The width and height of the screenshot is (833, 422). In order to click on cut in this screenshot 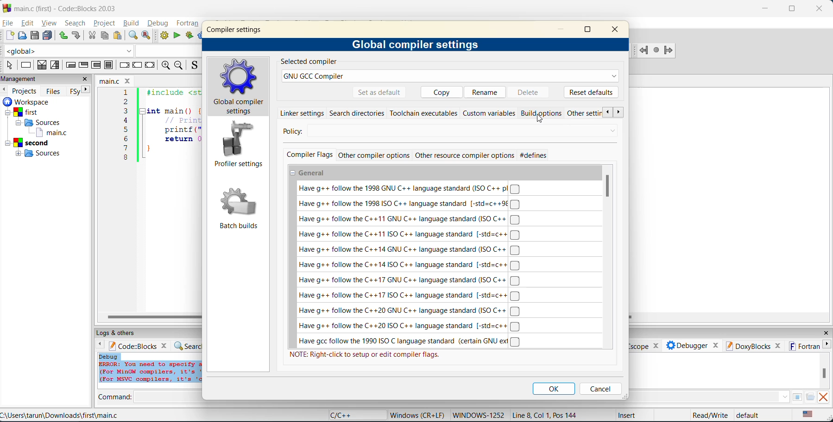, I will do `click(92, 36)`.